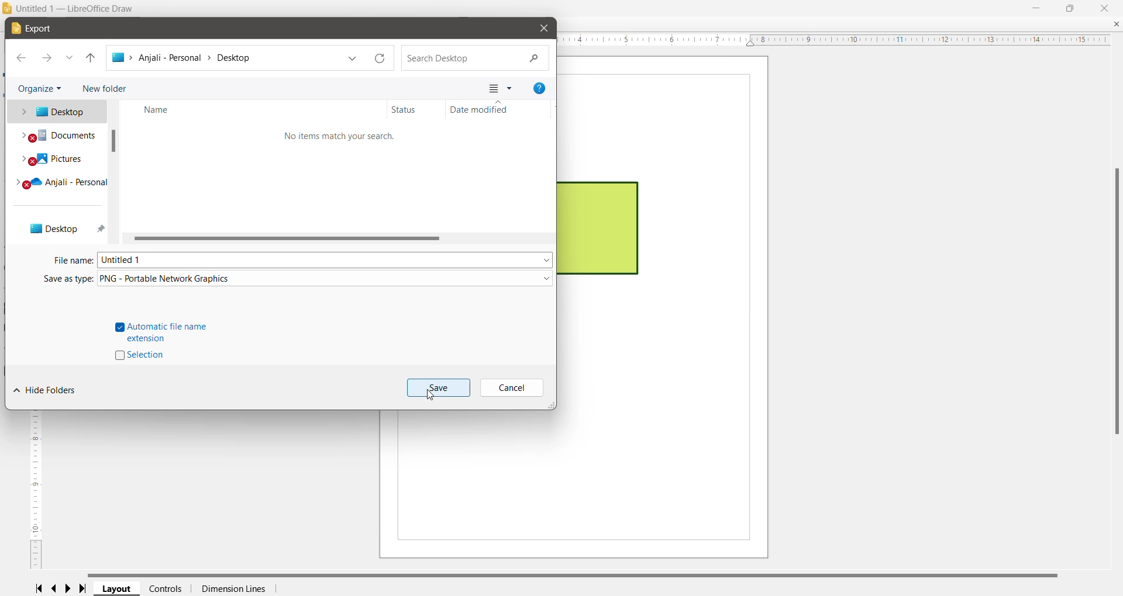 This screenshot has height=596, width=1123. I want to click on Set required file name, so click(325, 259).